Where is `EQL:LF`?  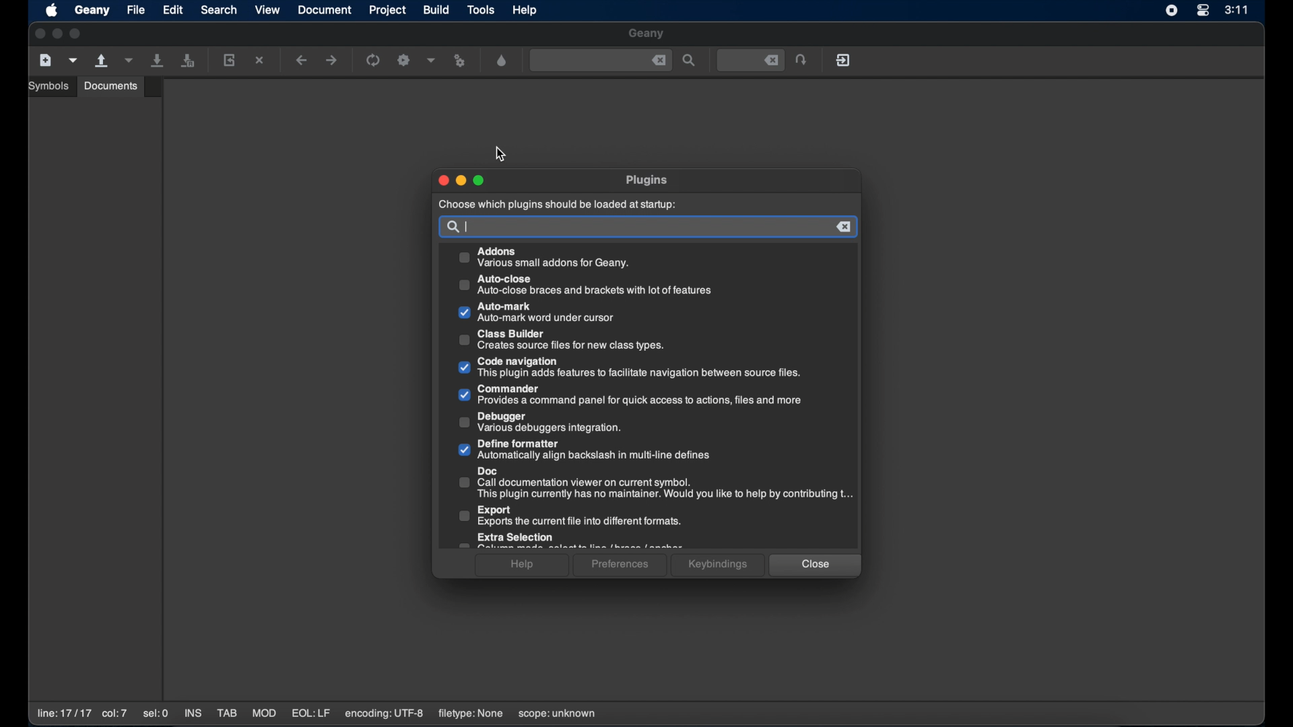 EQL:LF is located at coordinates (310, 714).